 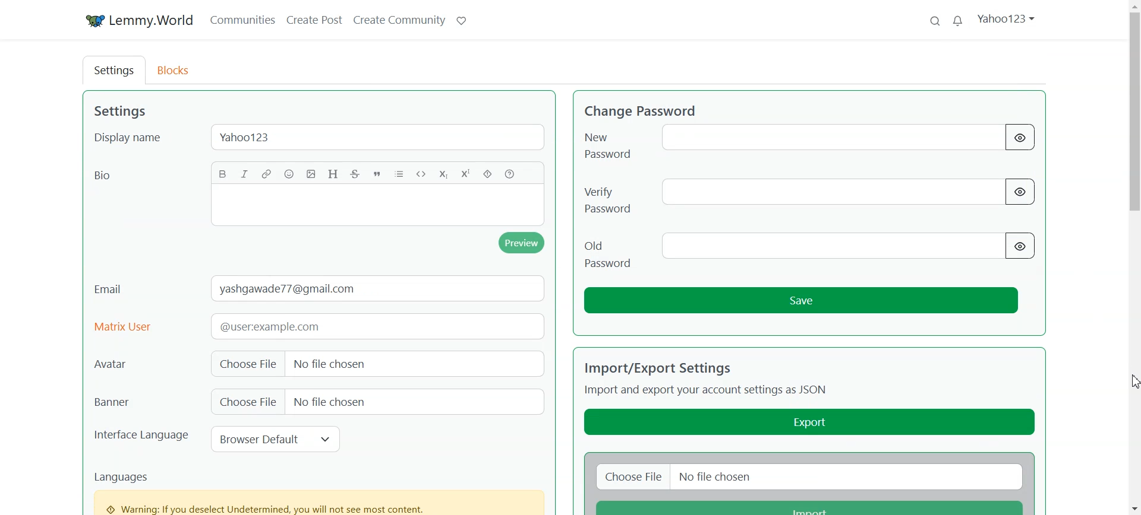 I want to click on View Password, so click(x=1019, y=138).